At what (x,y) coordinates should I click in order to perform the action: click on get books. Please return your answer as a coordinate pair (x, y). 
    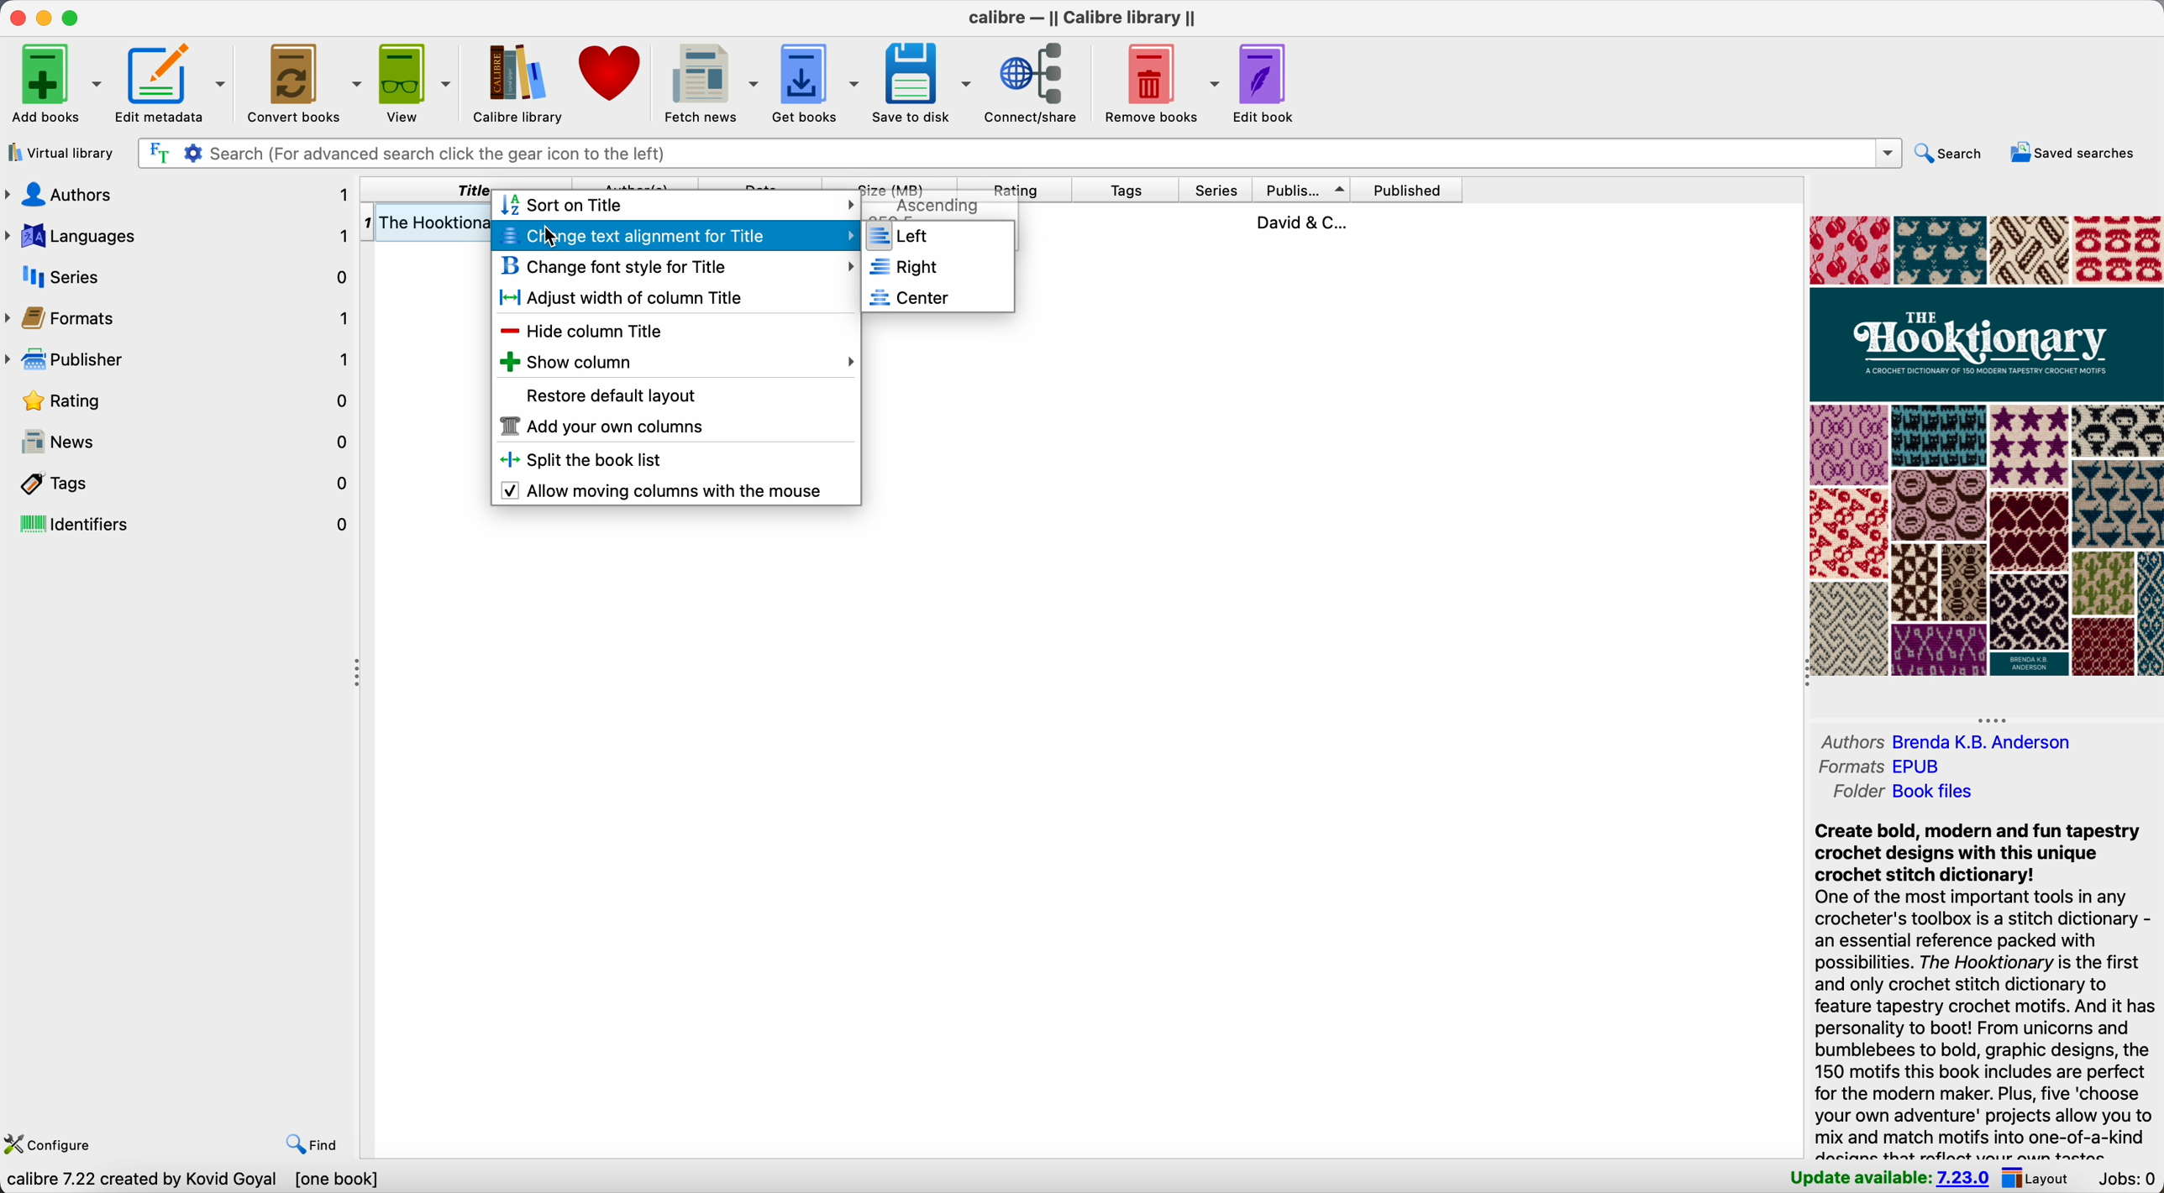
    Looking at the image, I should click on (817, 86).